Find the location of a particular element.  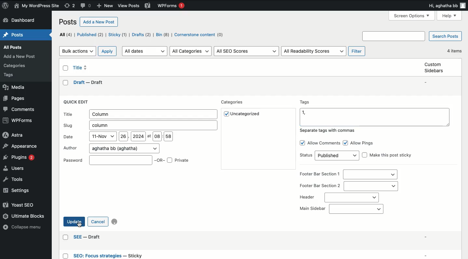

 is located at coordinates (14, 66).